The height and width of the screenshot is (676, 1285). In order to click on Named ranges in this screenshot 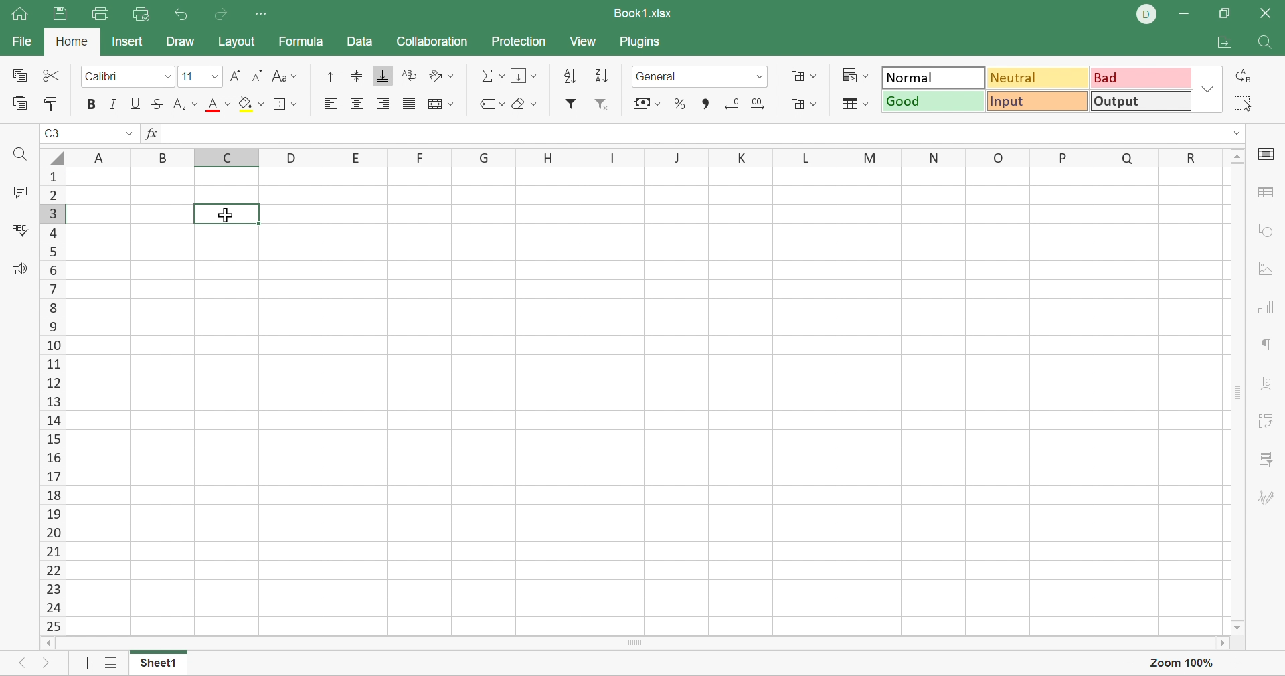, I will do `click(493, 104)`.